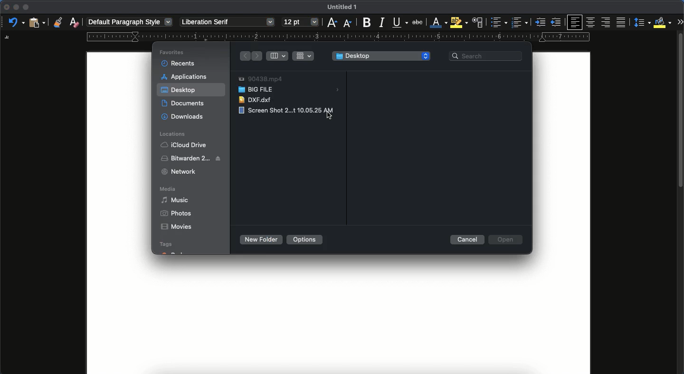 Image resolution: width=684 pixels, height=374 pixels. I want to click on desktop, so click(180, 91).